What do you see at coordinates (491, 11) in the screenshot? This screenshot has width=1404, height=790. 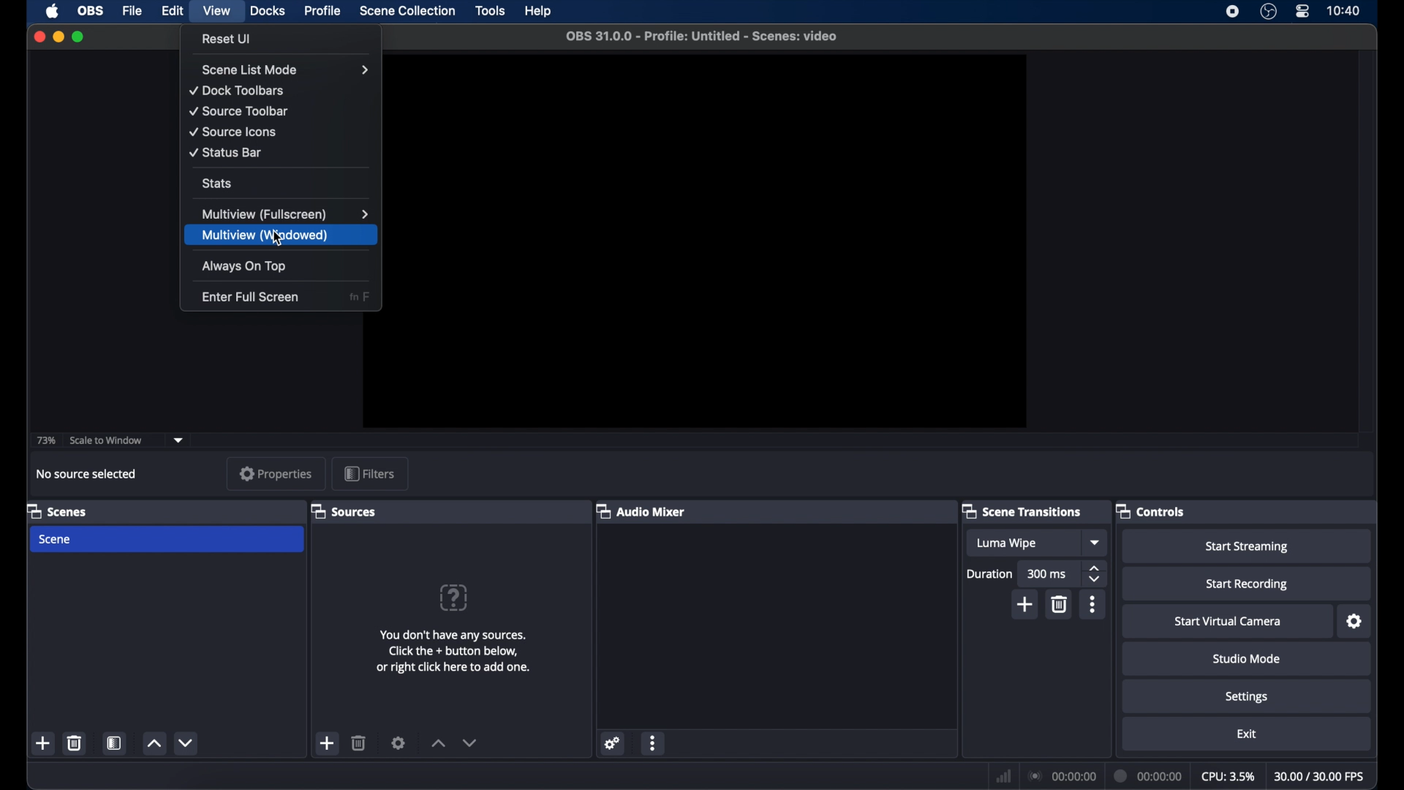 I see `tools` at bounding box center [491, 11].